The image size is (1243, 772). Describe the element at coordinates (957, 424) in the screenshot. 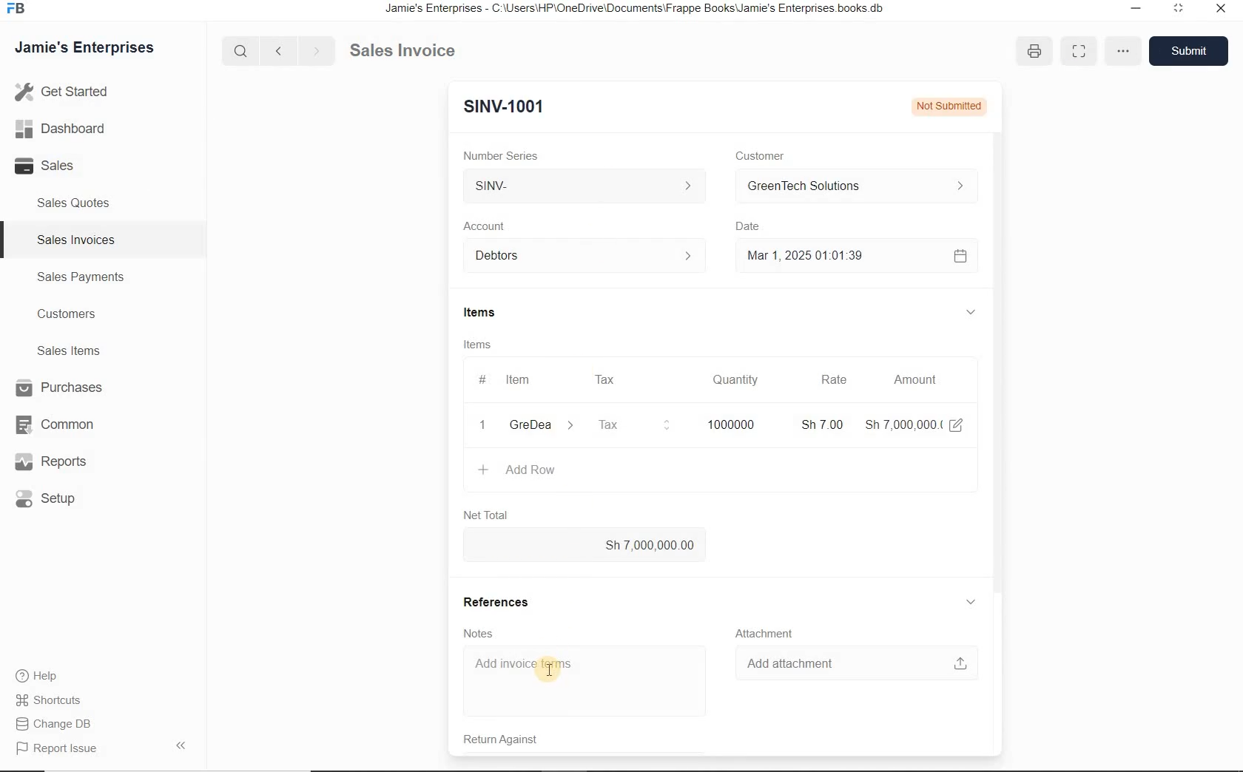

I see `edit` at that location.